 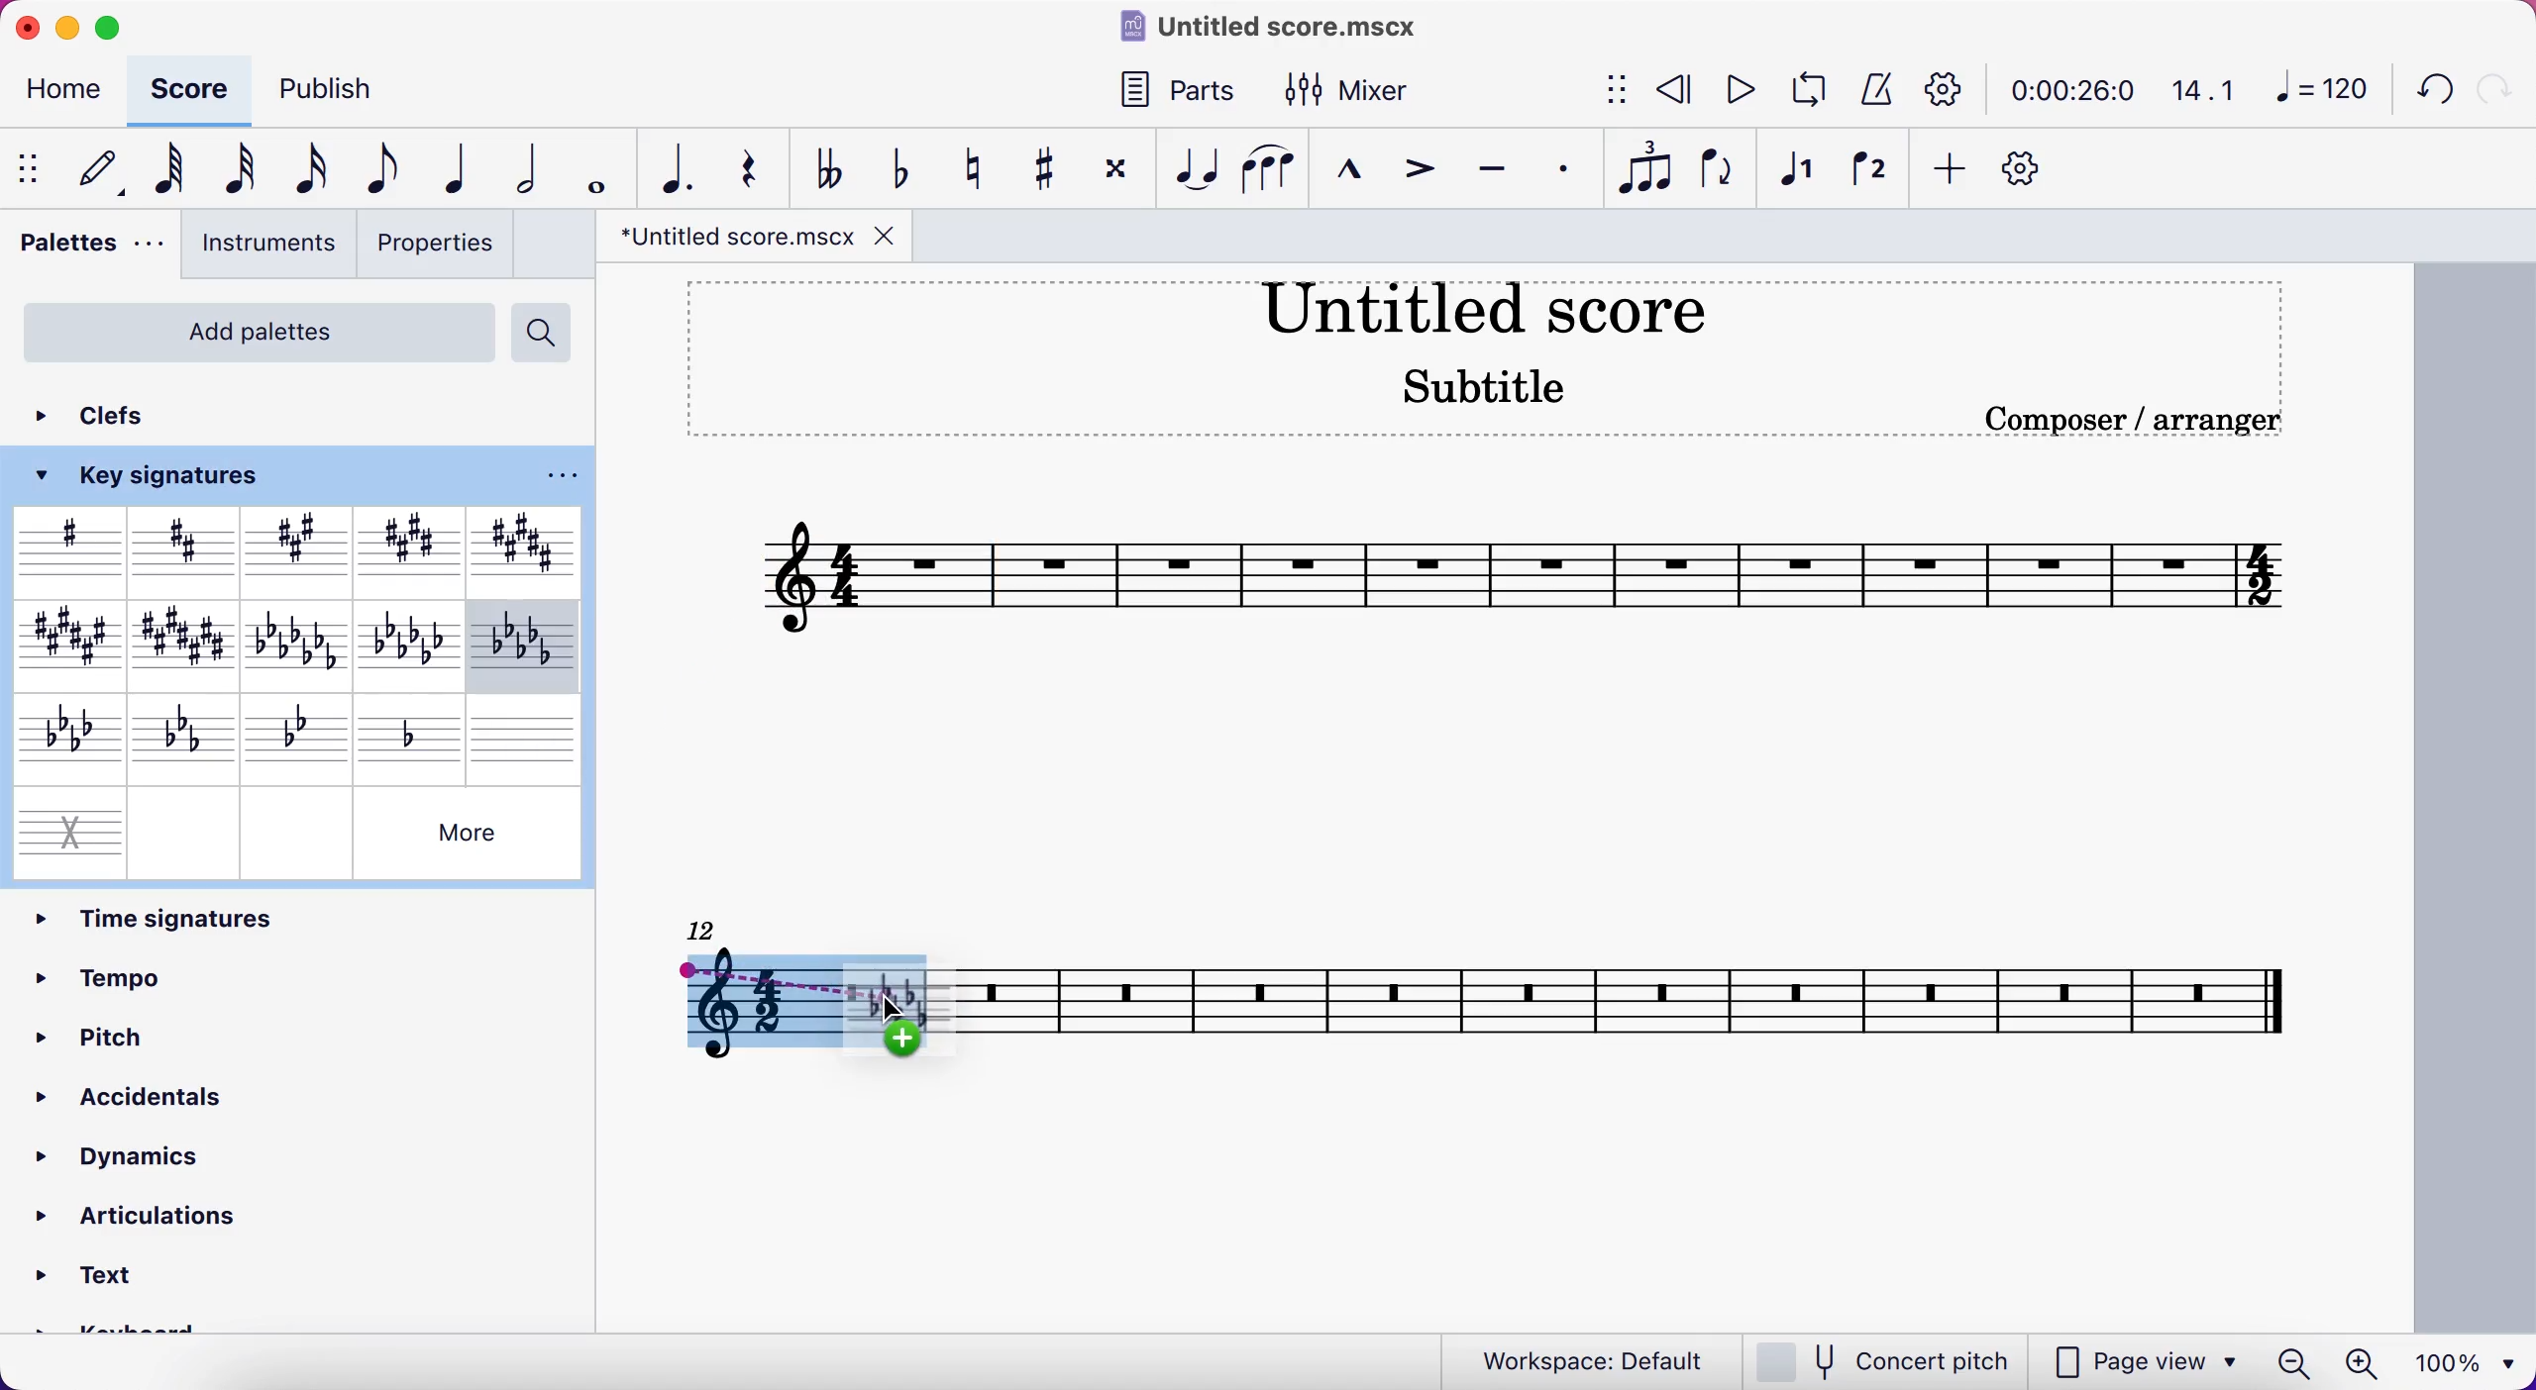 I want to click on edit, so click(x=106, y=169).